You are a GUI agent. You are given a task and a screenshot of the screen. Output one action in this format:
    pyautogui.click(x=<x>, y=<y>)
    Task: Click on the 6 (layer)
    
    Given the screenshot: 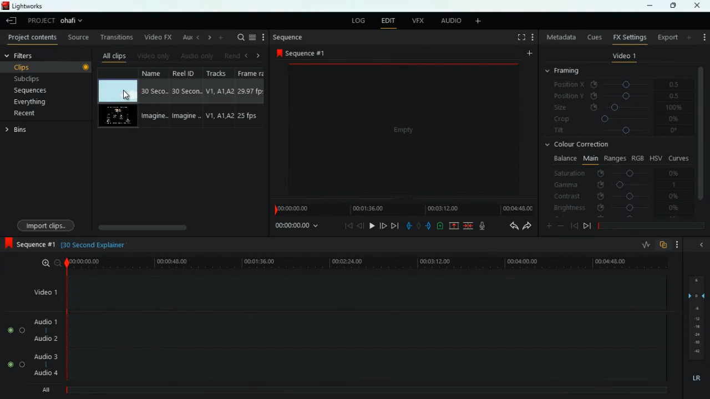 What is the action you would take?
    pyautogui.click(x=696, y=279)
    